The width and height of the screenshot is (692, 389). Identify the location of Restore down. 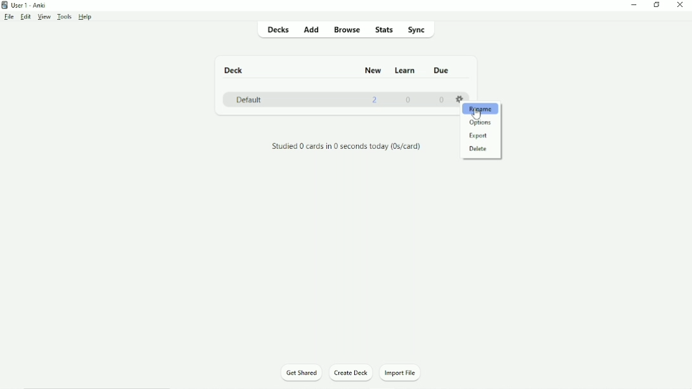
(657, 5).